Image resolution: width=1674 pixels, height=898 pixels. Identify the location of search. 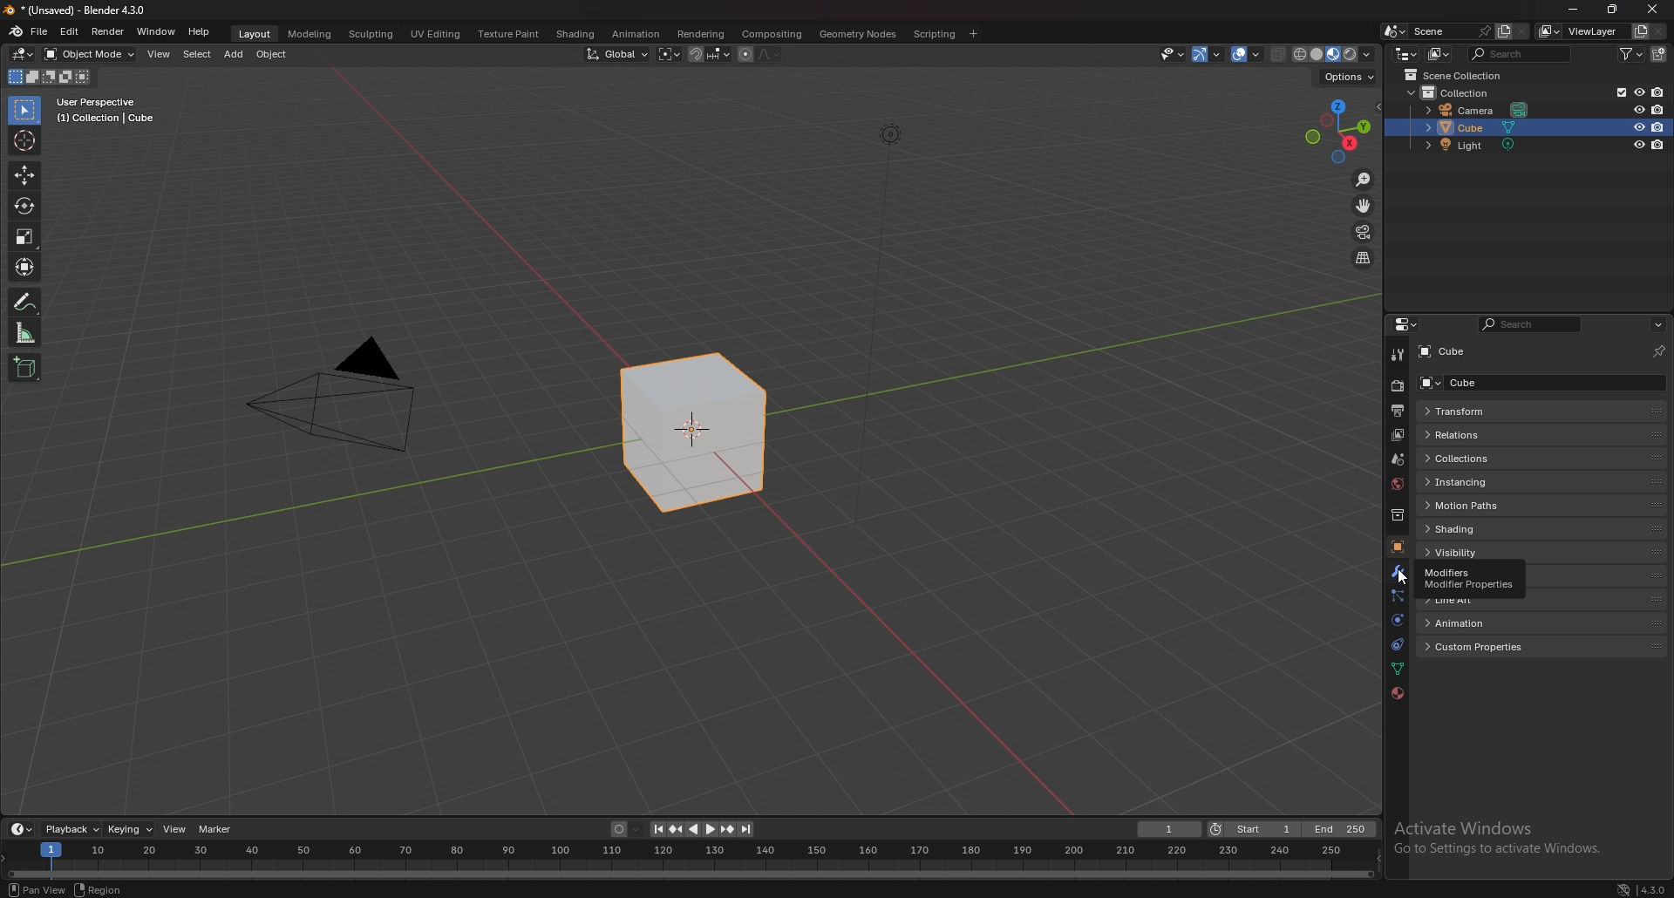
(1529, 324).